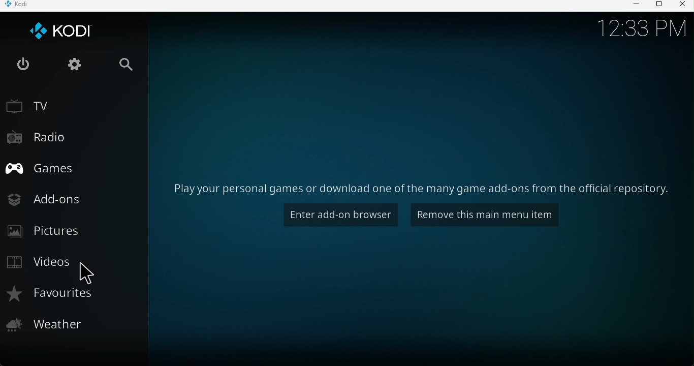  Describe the element at coordinates (61, 33) in the screenshot. I see `KODI icon` at that location.